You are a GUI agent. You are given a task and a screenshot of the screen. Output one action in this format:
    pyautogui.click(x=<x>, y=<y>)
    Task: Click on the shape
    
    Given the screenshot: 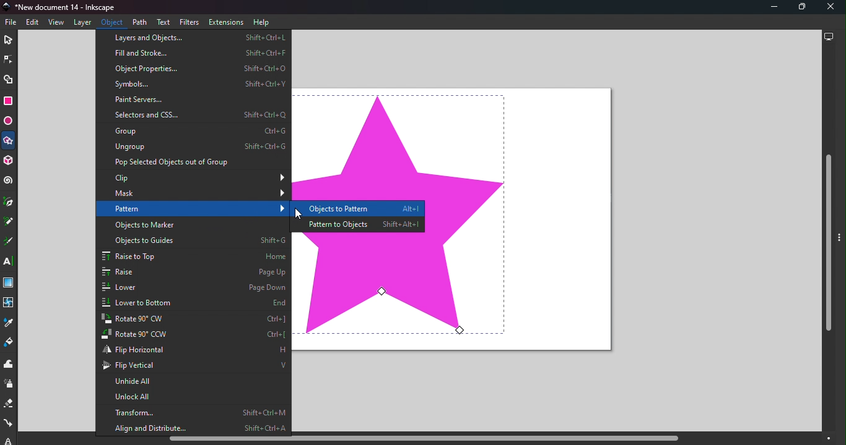 What is the action you would take?
    pyautogui.click(x=398, y=148)
    